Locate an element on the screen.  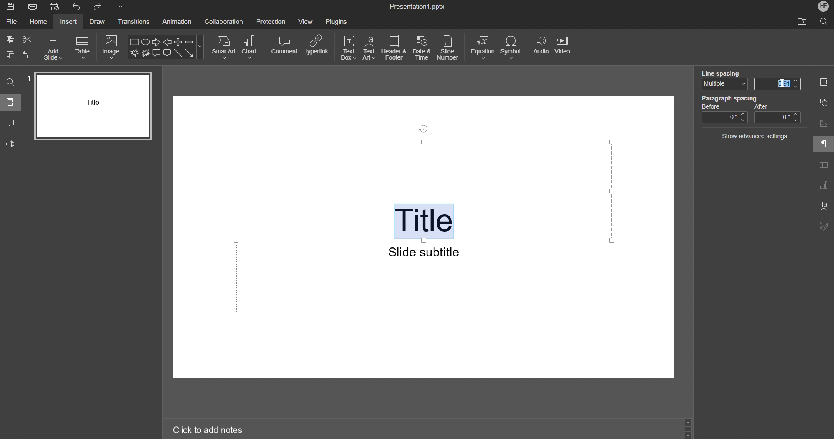
Multiple is located at coordinates (722, 85).